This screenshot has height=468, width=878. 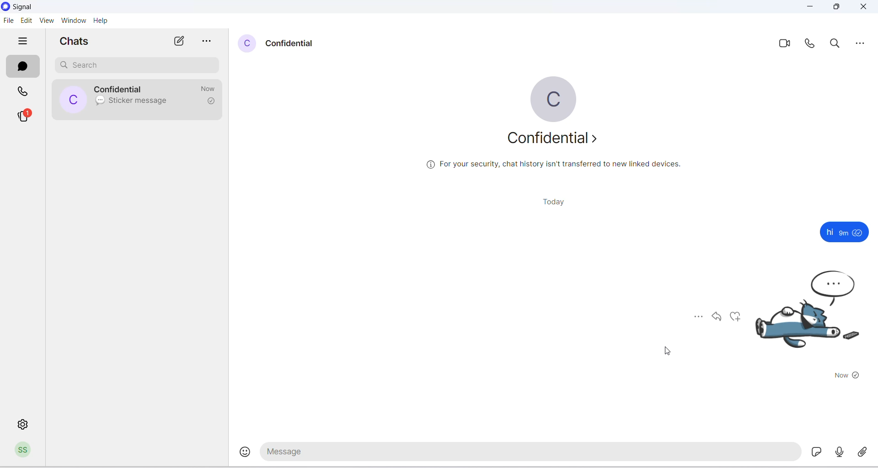 I want to click on last message time, so click(x=210, y=88).